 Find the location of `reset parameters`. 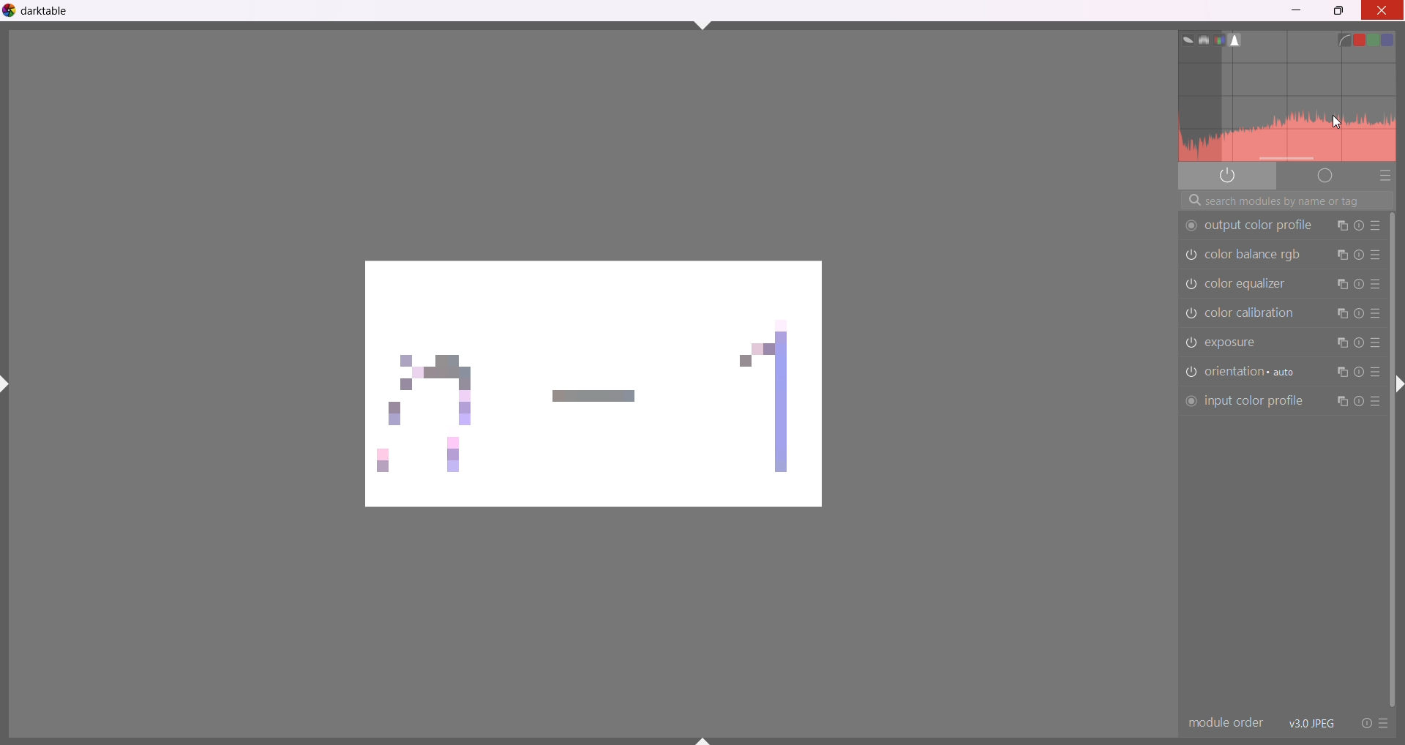

reset parameters is located at coordinates (1358, 373).